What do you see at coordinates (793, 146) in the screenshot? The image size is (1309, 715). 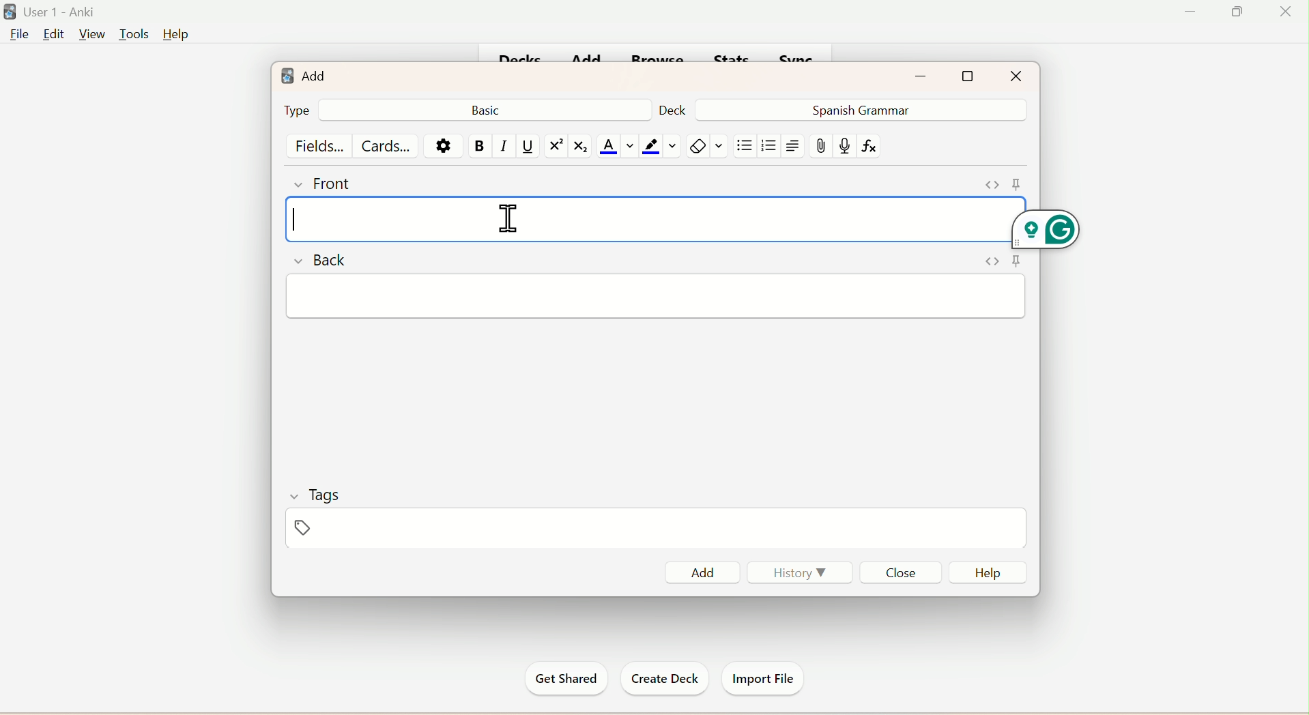 I see `Text Alignment` at bounding box center [793, 146].